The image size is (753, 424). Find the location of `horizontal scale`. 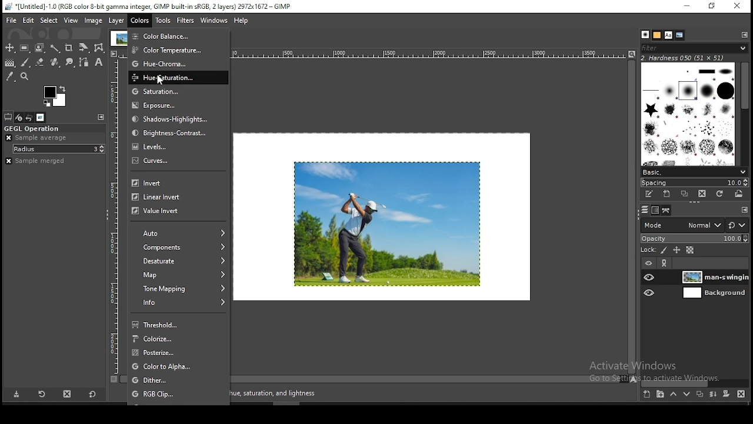

horizontal scale is located at coordinates (115, 217).